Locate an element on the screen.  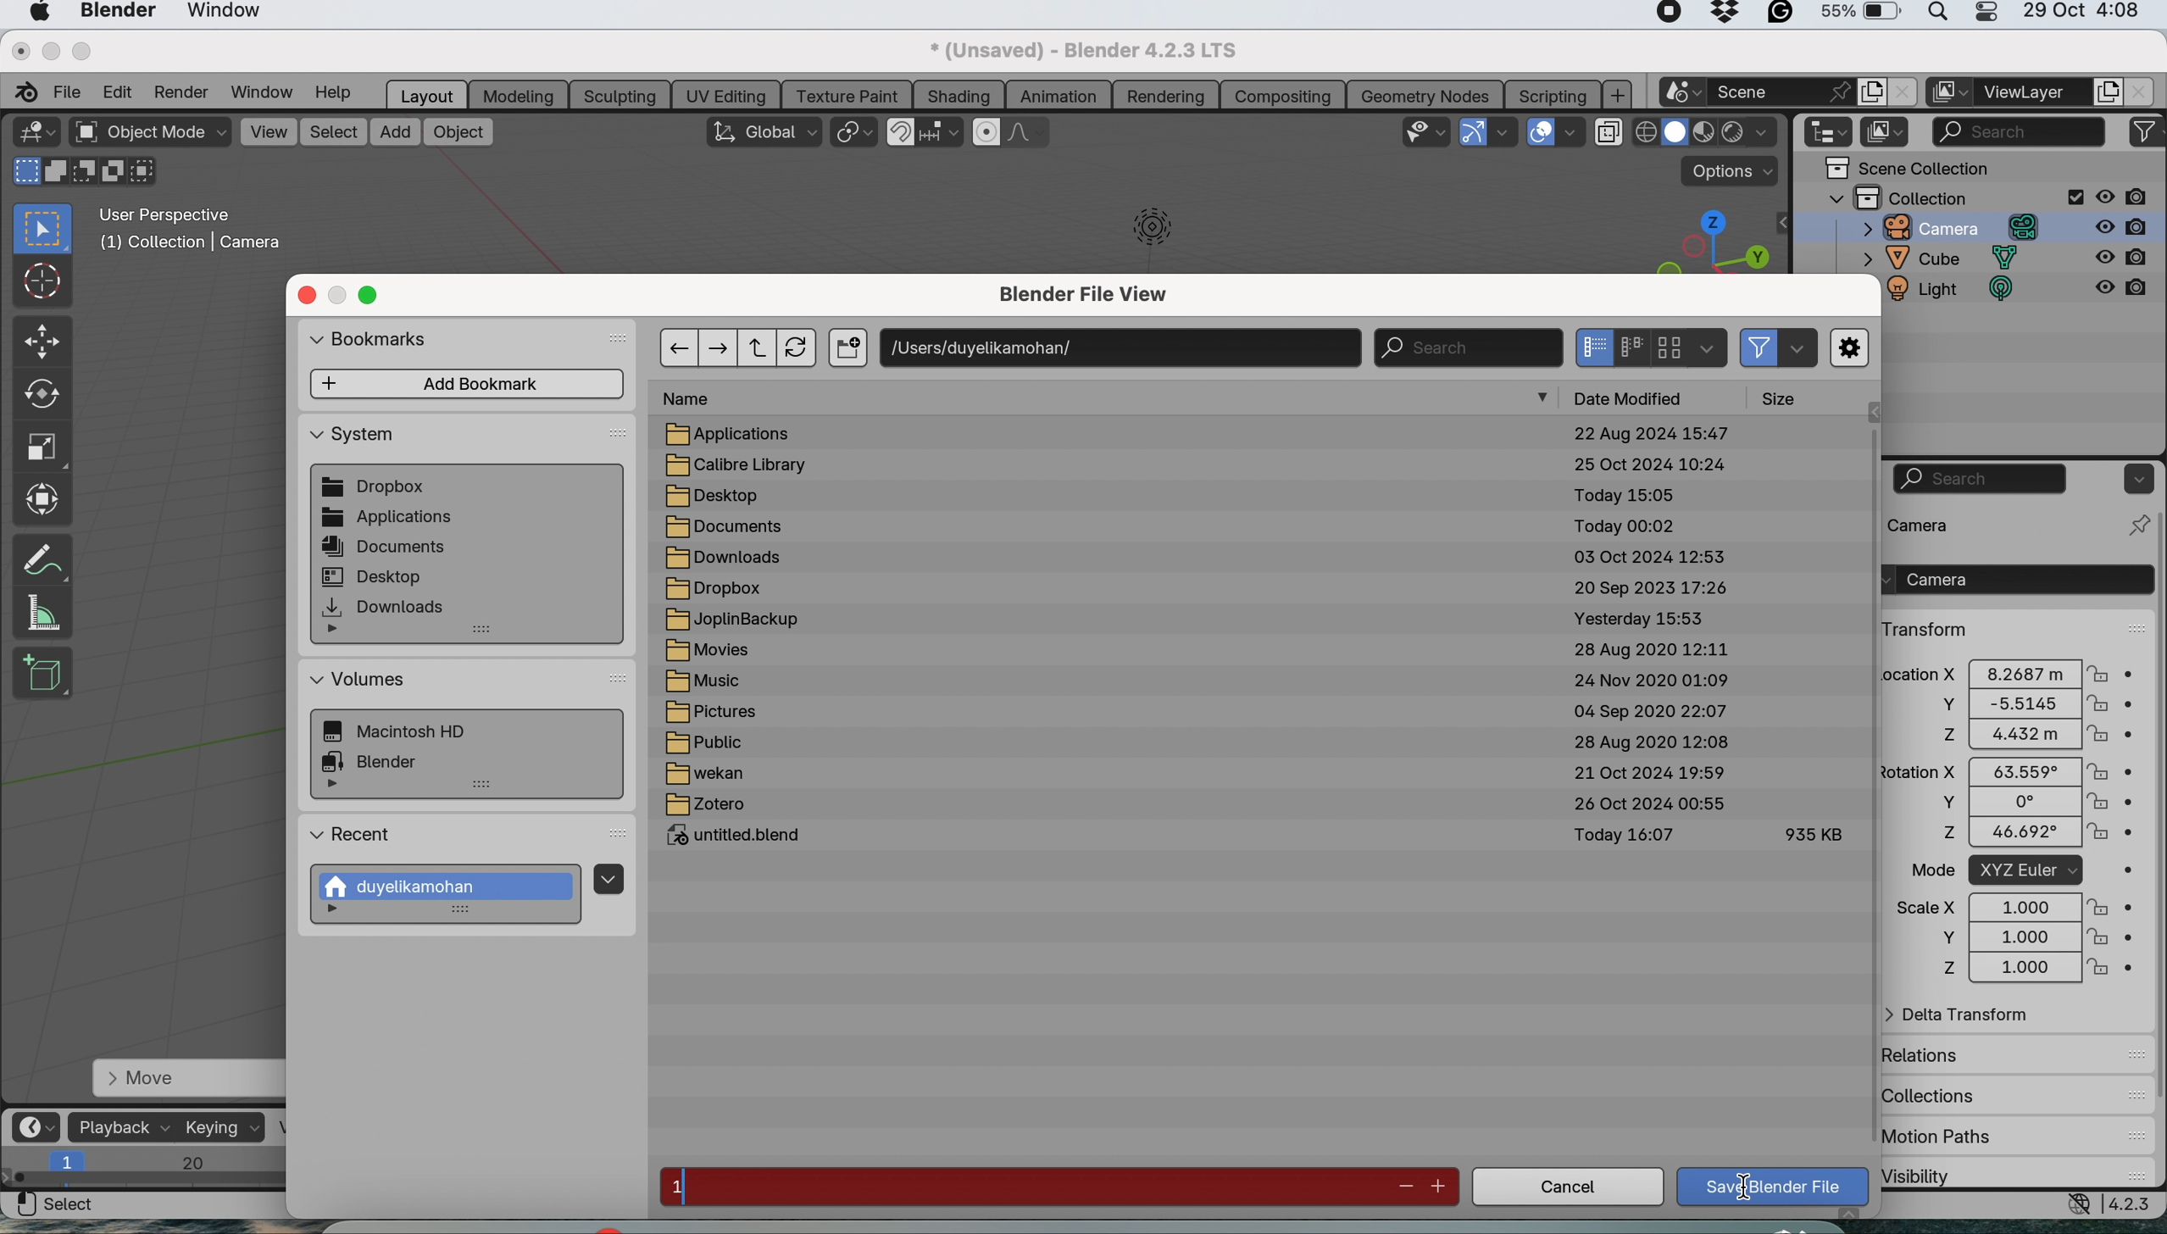
camera is located at coordinates (1941, 227).